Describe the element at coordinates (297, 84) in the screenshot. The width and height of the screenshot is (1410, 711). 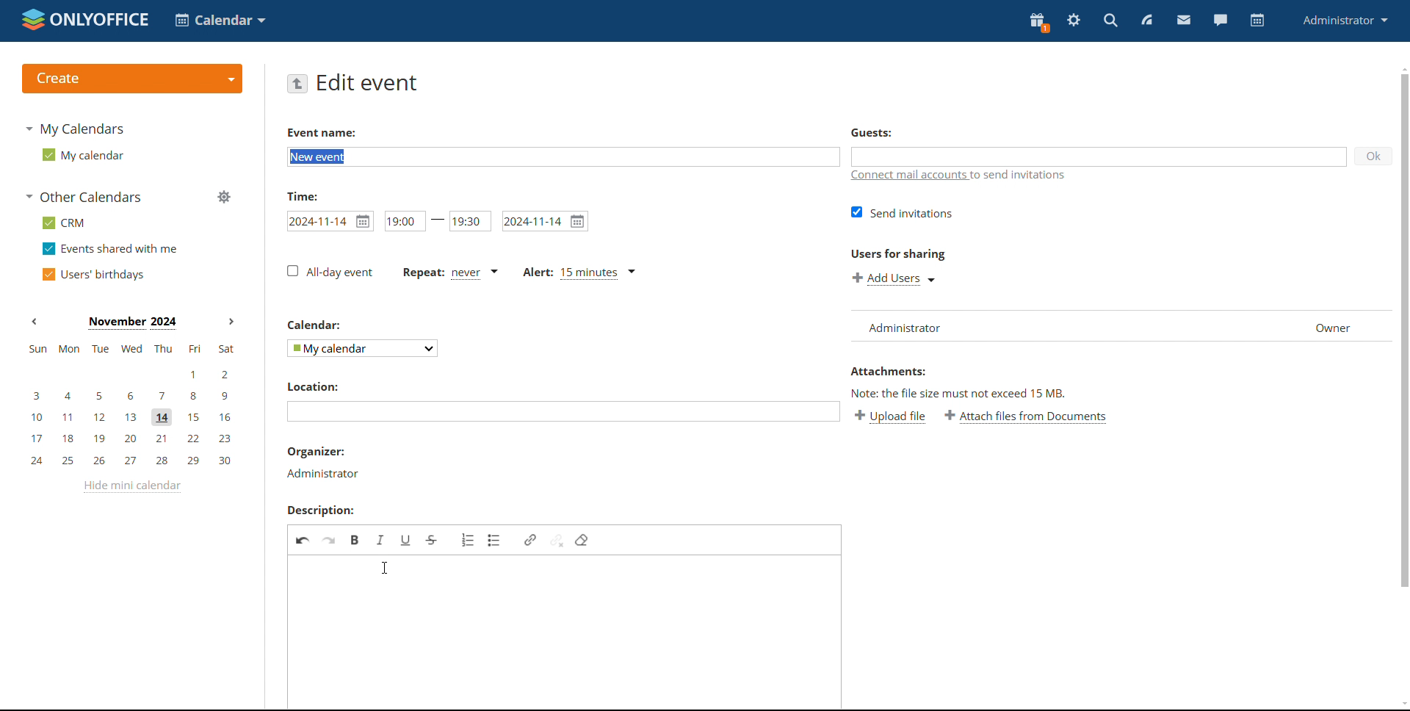
I see `go back` at that location.